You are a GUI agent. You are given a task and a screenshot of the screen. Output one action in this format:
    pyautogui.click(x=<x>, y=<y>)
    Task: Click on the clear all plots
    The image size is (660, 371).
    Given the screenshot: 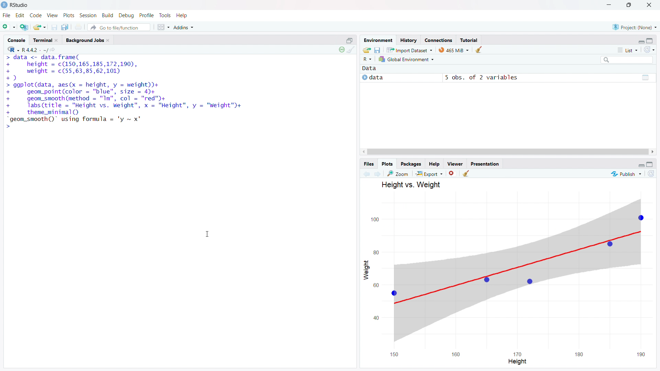 What is the action you would take?
    pyautogui.click(x=466, y=173)
    